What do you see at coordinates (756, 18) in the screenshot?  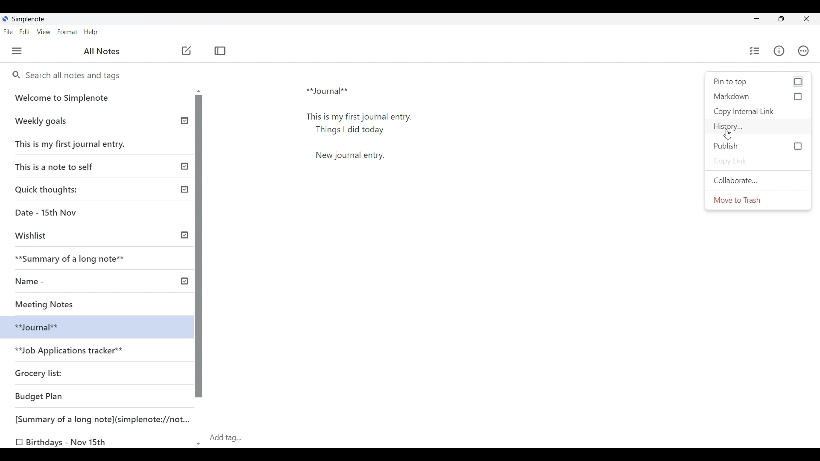 I see `Minimize` at bounding box center [756, 18].